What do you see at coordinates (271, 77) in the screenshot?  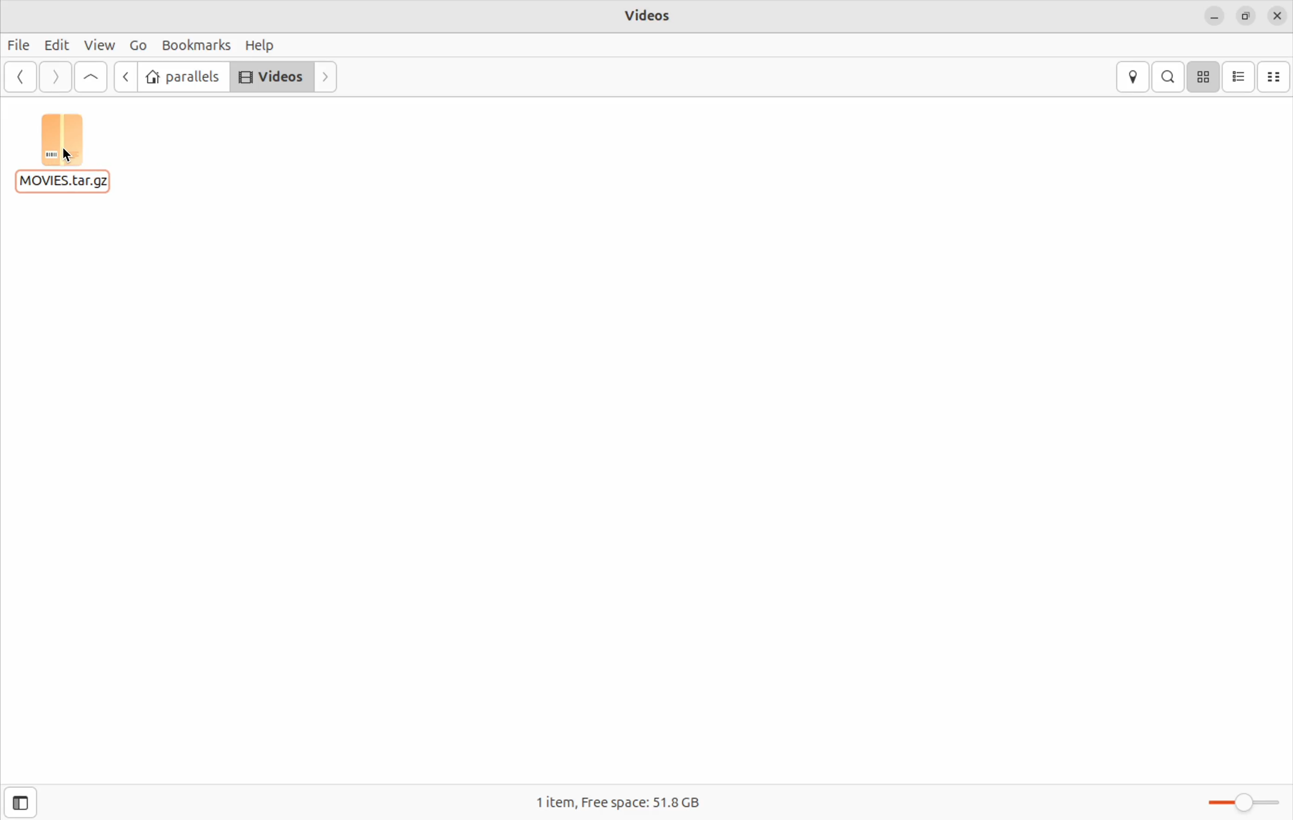 I see `videos` at bounding box center [271, 77].